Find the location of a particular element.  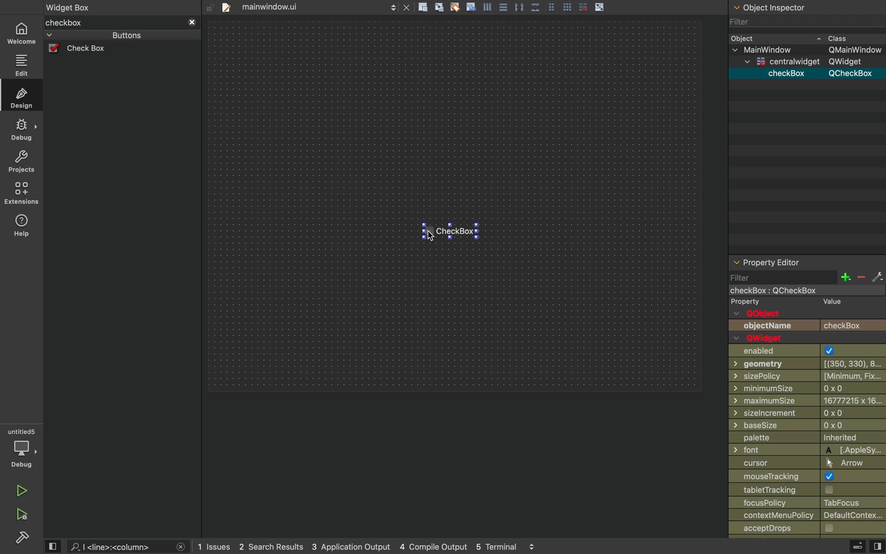

palette is located at coordinates (806, 439).